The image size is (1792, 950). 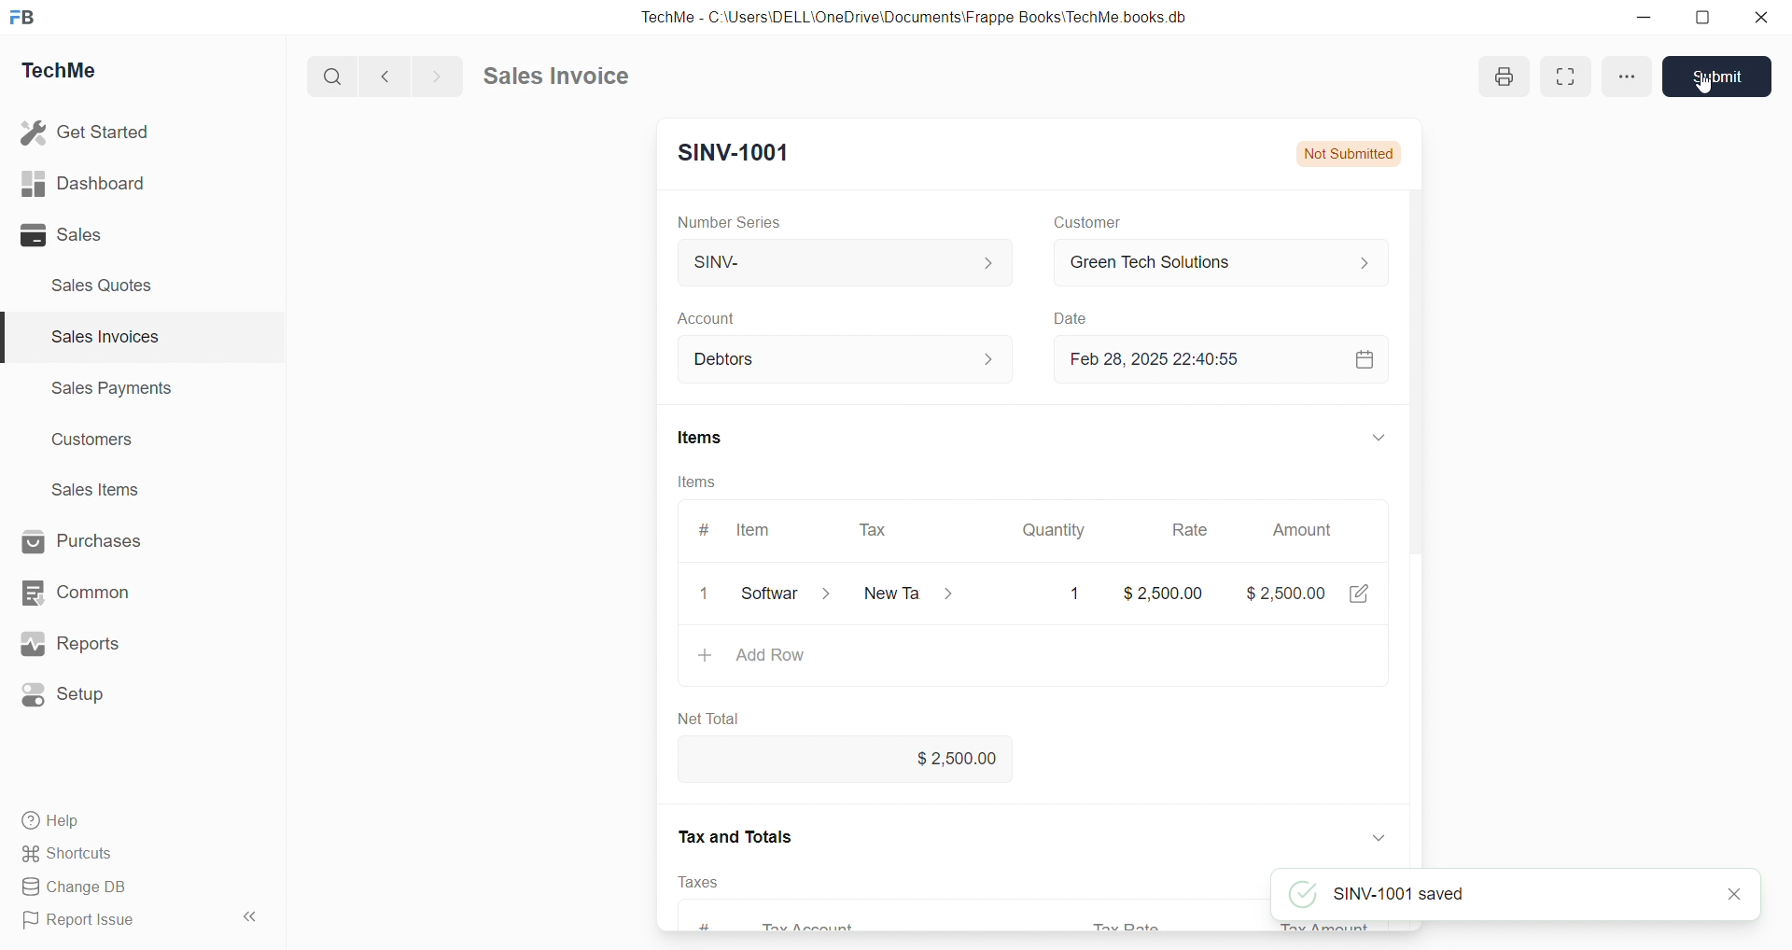 I want to click on Amount, so click(x=1303, y=530).